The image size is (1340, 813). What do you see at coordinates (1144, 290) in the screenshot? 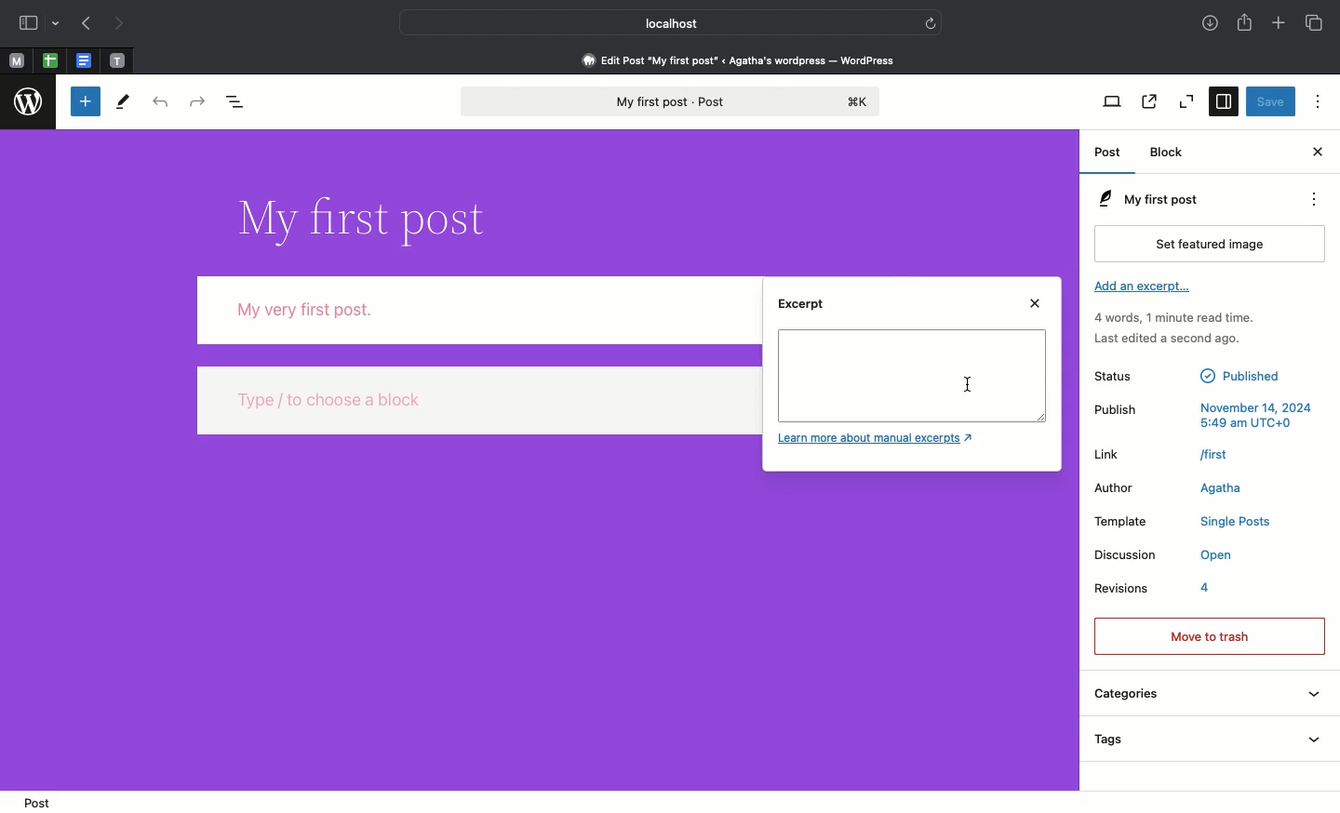
I see `Add an excerpt` at bounding box center [1144, 290].